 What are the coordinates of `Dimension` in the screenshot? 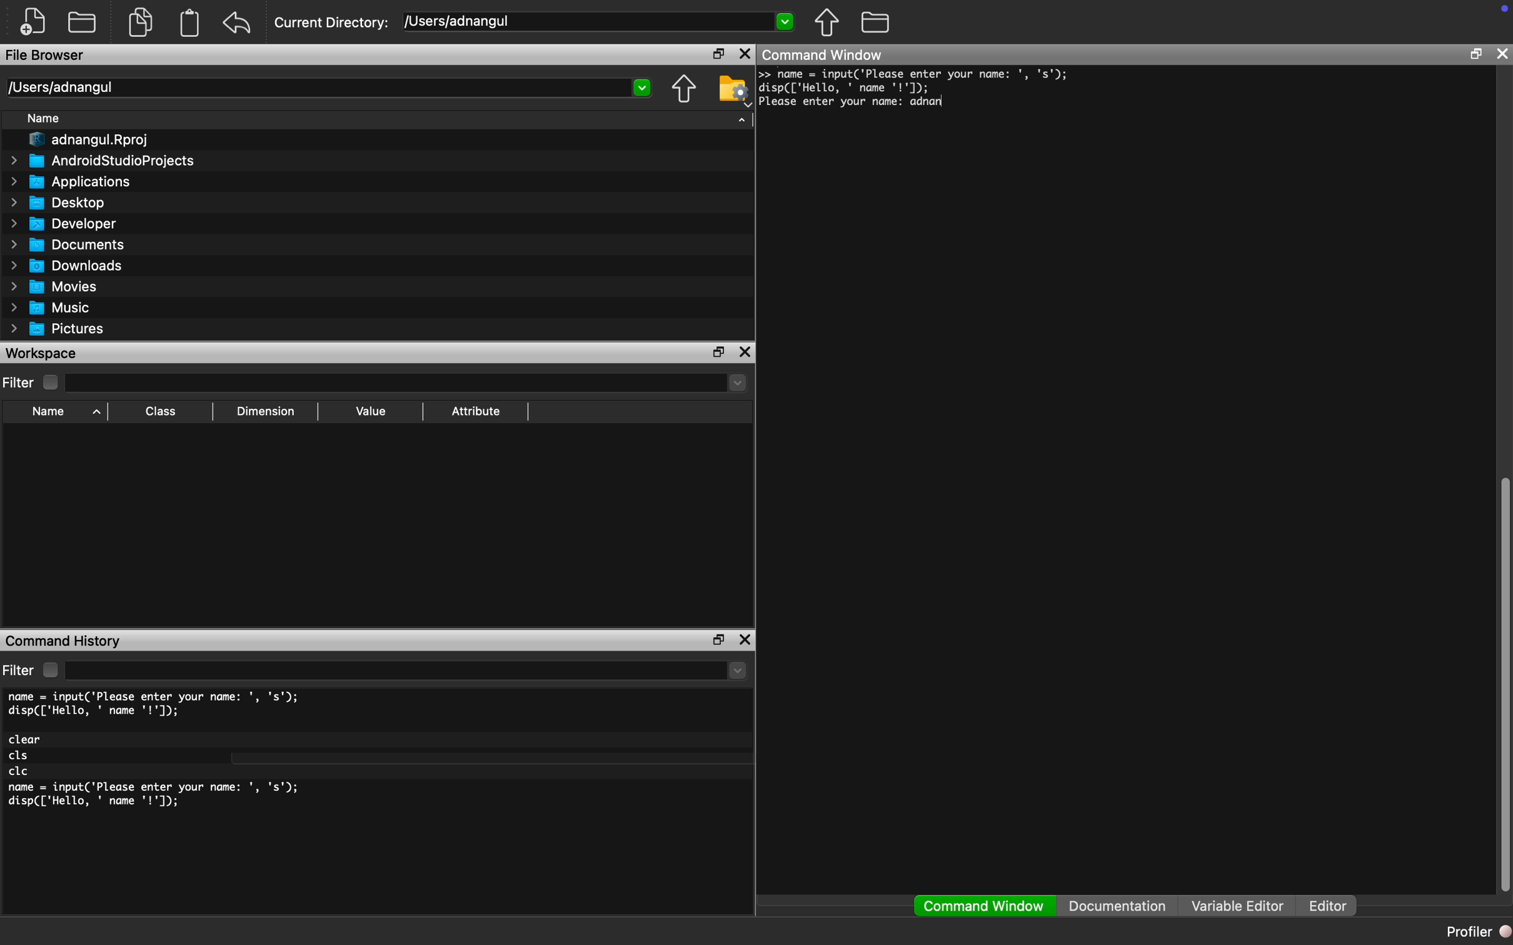 It's located at (266, 412).